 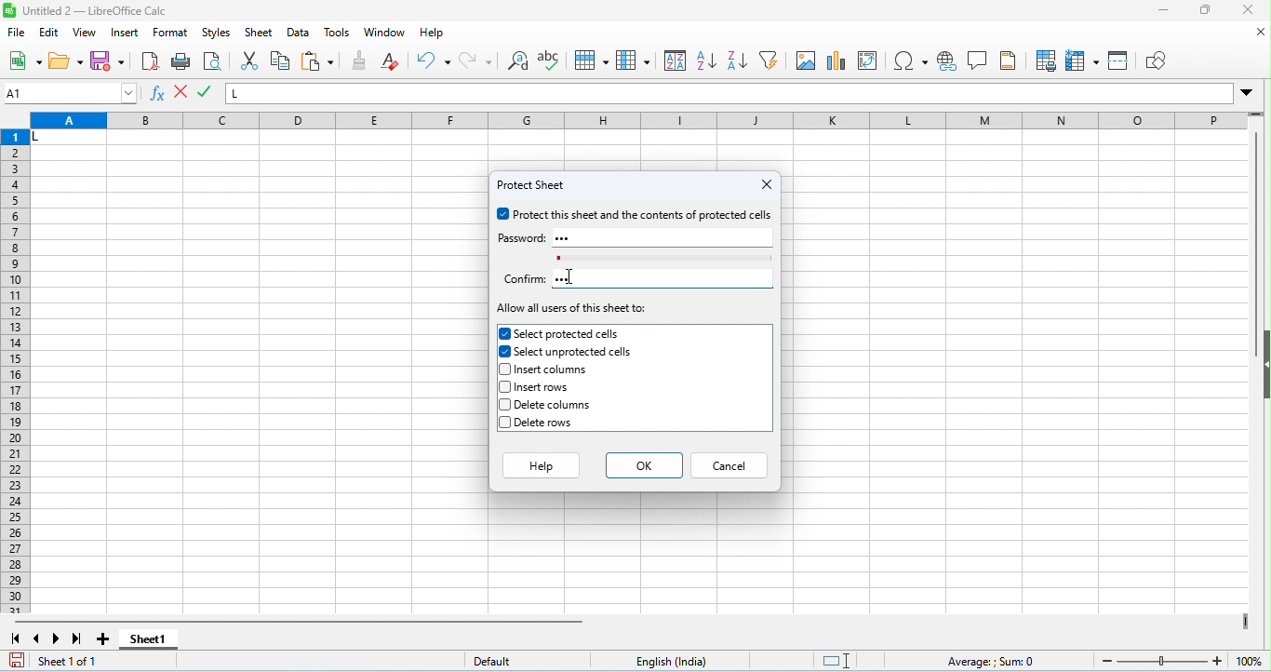 I want to click on insert, so click(x=127, y=34).